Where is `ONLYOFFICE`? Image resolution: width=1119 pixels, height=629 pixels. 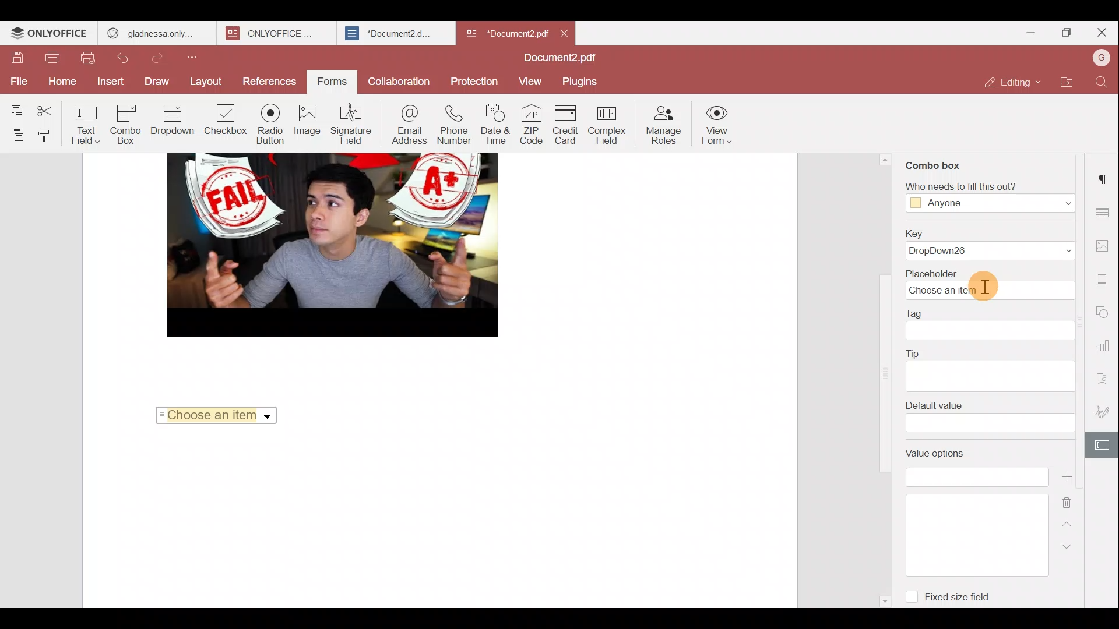
ONLYOFFICE is located at coordinates (269, 33).